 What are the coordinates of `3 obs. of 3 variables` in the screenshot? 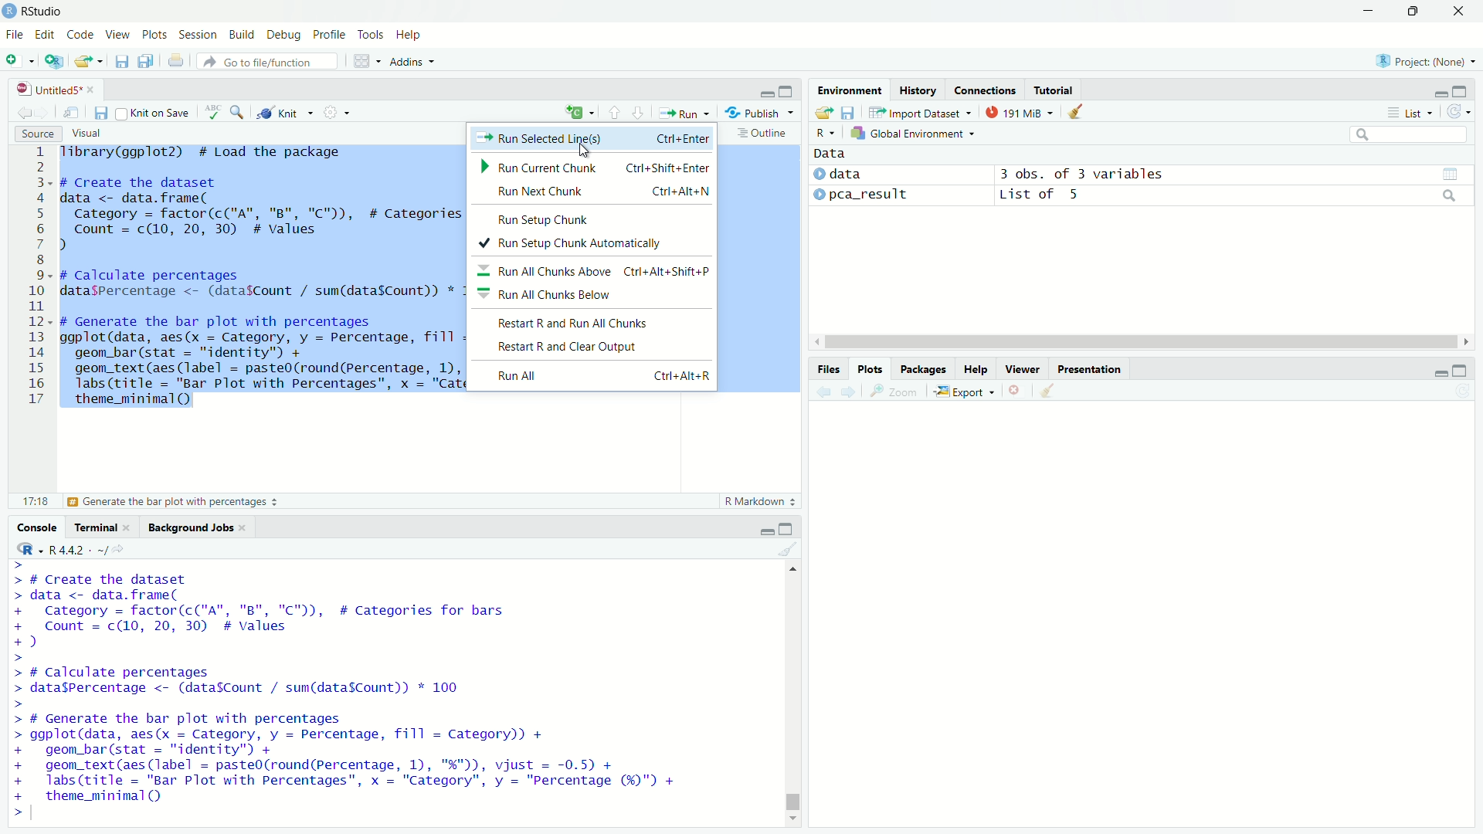 It's located at (1234, 174).